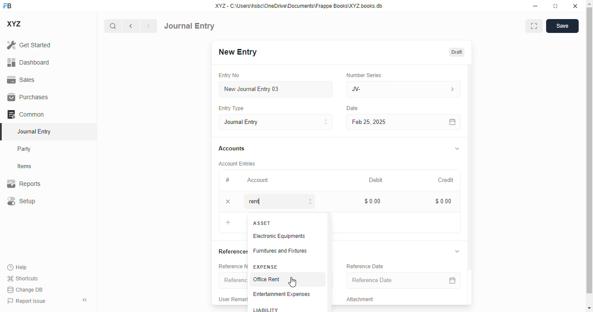 This screenshot has height=312, width=593. Describe the element at coordinates (590, 309) in the screenshot. I see `scroll down` at that location.